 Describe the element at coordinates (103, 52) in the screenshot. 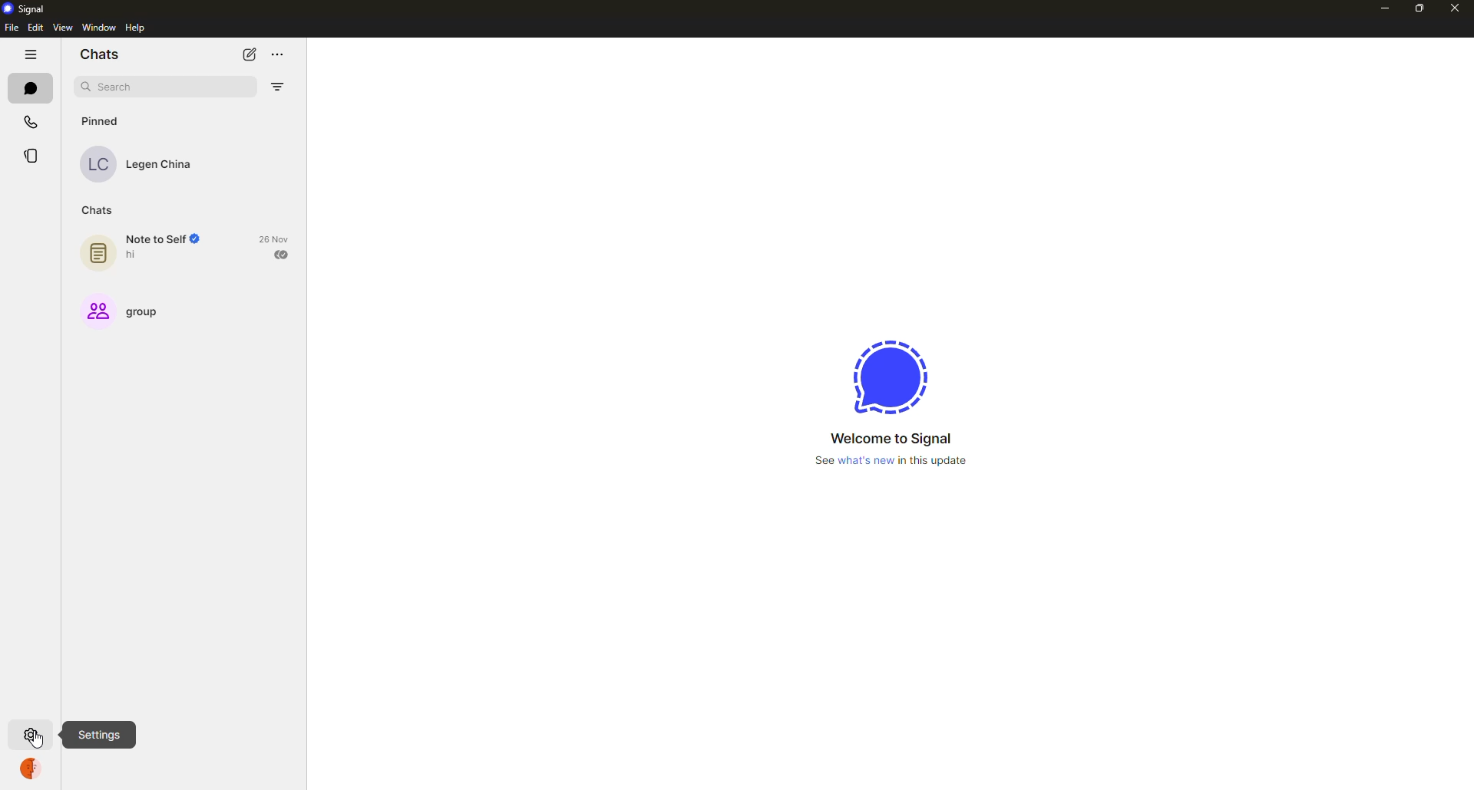

I see `chats` at that location.